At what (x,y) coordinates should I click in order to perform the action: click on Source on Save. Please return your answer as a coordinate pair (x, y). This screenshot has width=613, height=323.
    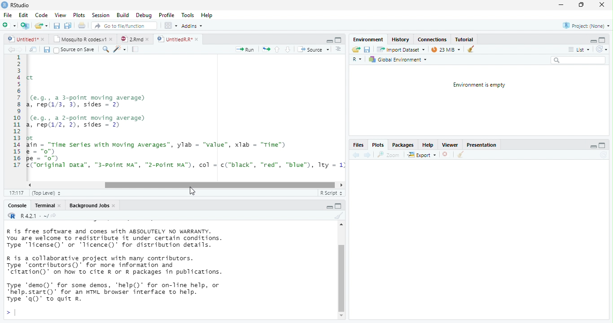
    Looking at the image, I should click on (74, 50).